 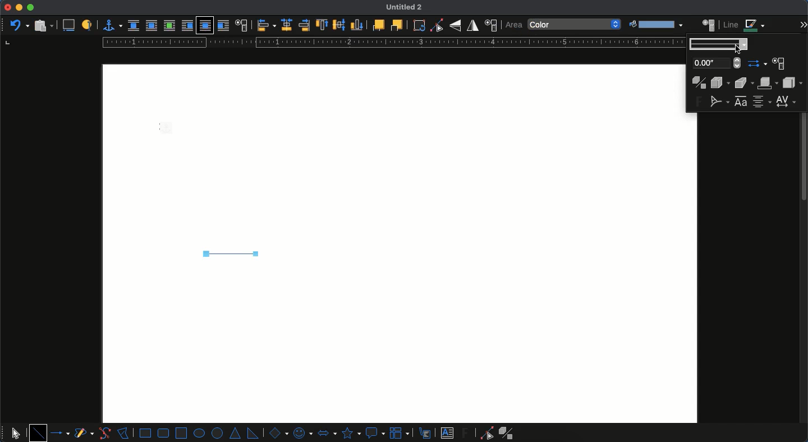 I want to click on start and end arrow heads, so click(x=757, y=63).